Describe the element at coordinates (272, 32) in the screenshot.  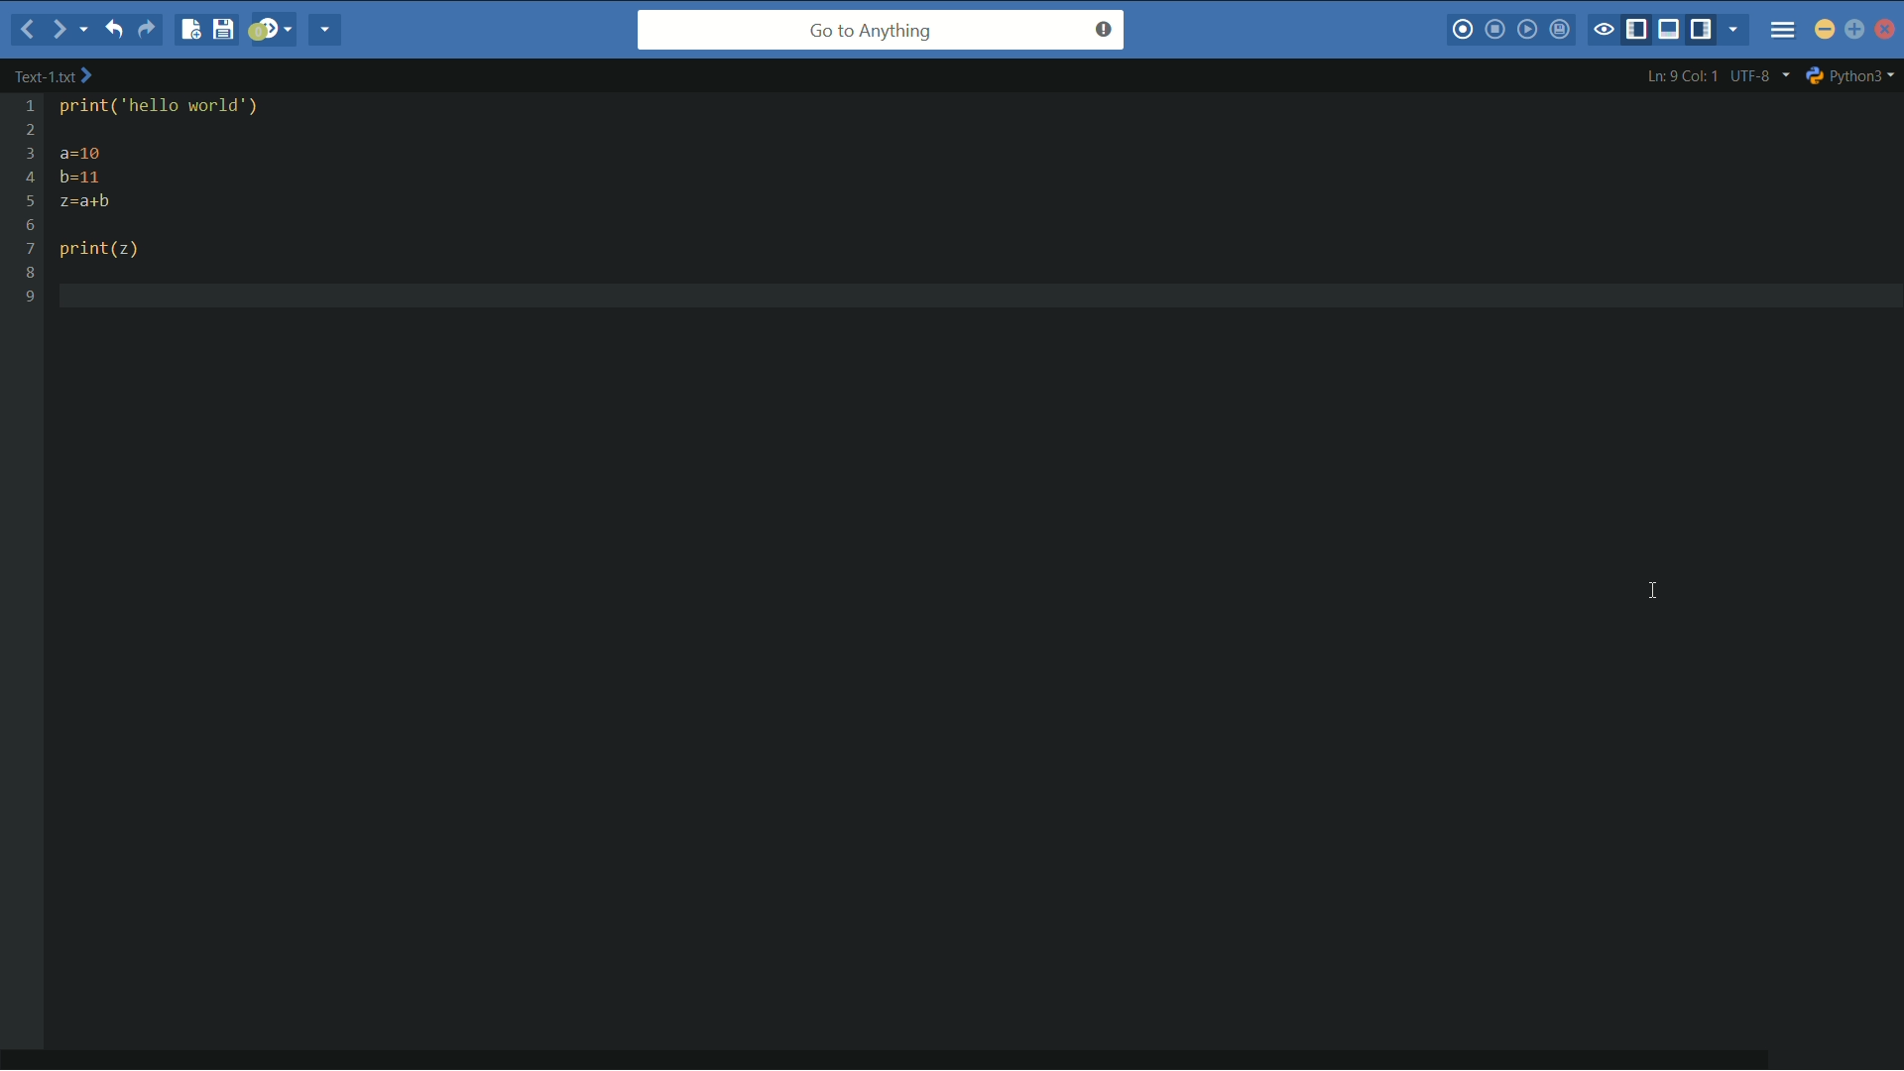
I see `jump to next syntax checking result` at that location.